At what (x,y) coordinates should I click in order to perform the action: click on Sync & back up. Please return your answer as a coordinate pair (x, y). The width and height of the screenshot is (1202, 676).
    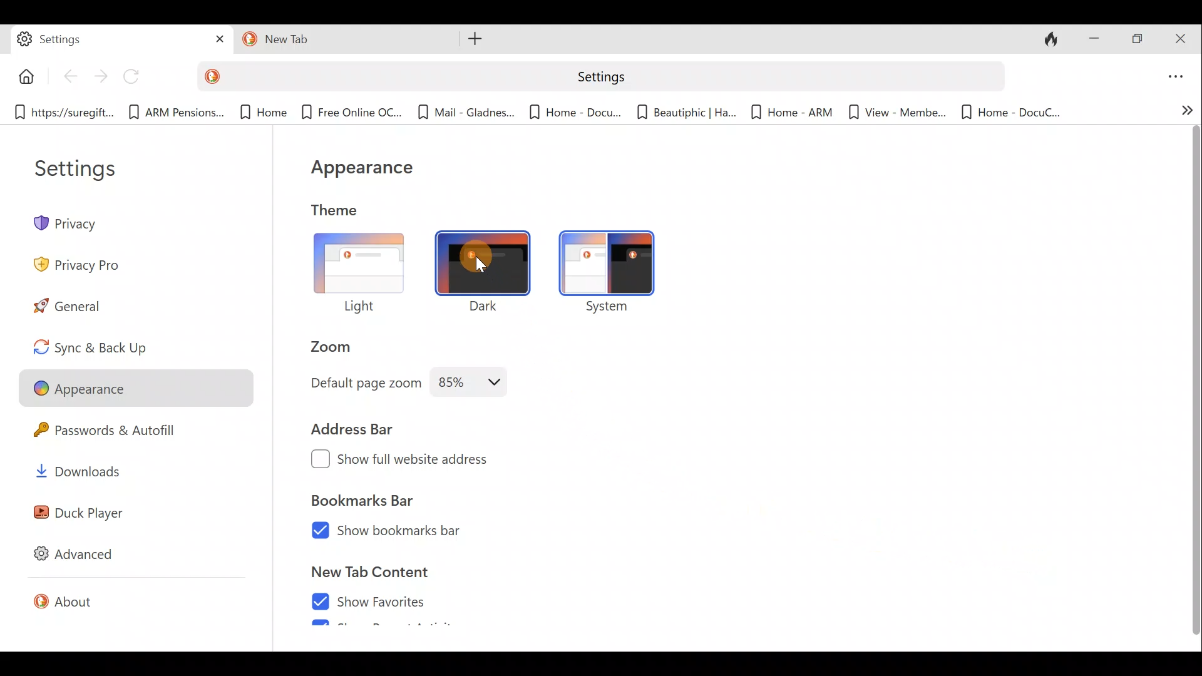
    Looking at the image, I should click on (101, 344).